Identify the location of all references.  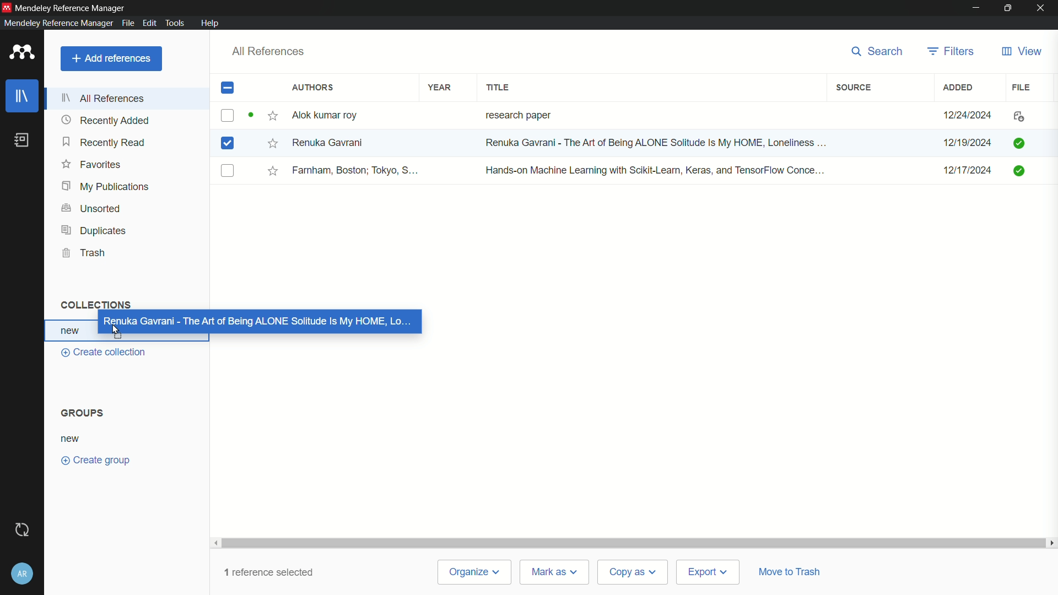
(104, 98).